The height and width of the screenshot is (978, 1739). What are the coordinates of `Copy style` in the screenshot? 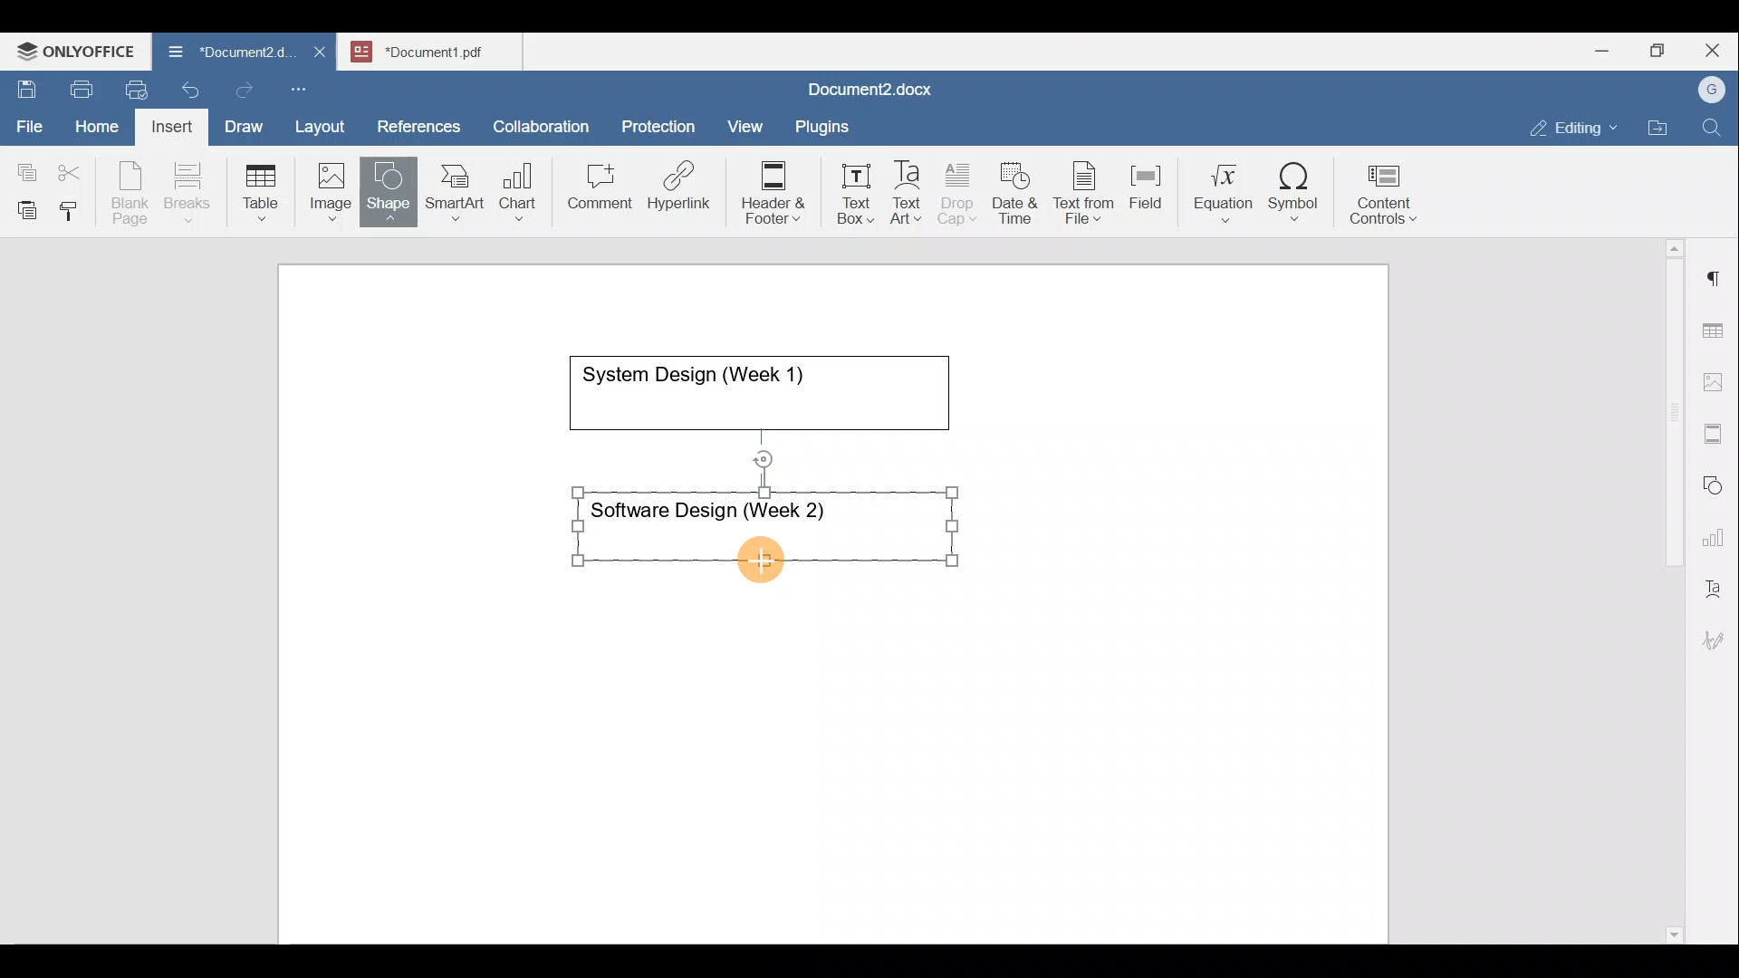 It's located at (75, 206).